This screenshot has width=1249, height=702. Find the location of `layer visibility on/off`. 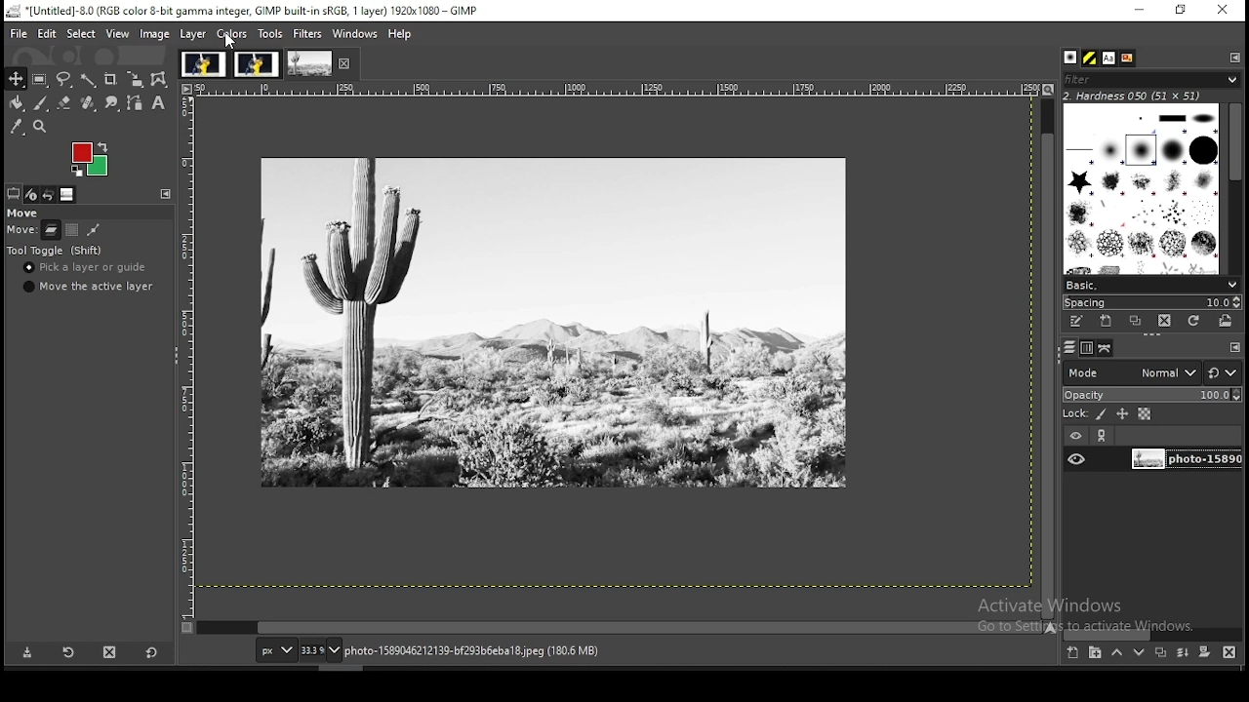

layer visibility on/off is located at coordinates (1076, 460).